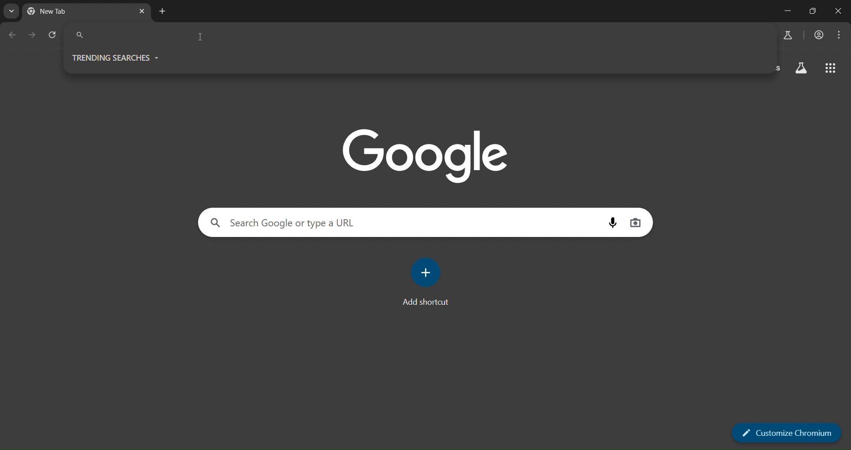 This screenshot has width=851, height=450. What do you see at coordinates (116, 55) in the screenshot?
I see `trending searches` at bounding box center [116, 55].